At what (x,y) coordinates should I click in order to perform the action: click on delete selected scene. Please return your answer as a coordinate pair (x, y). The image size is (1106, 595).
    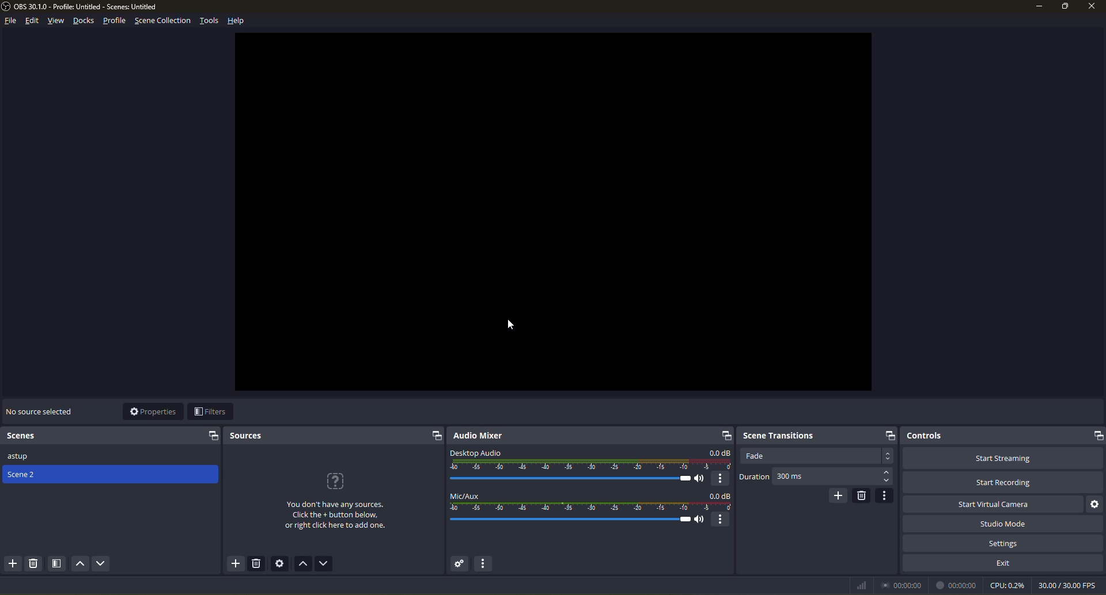
    Looking at the image, I should click on (35, 563).